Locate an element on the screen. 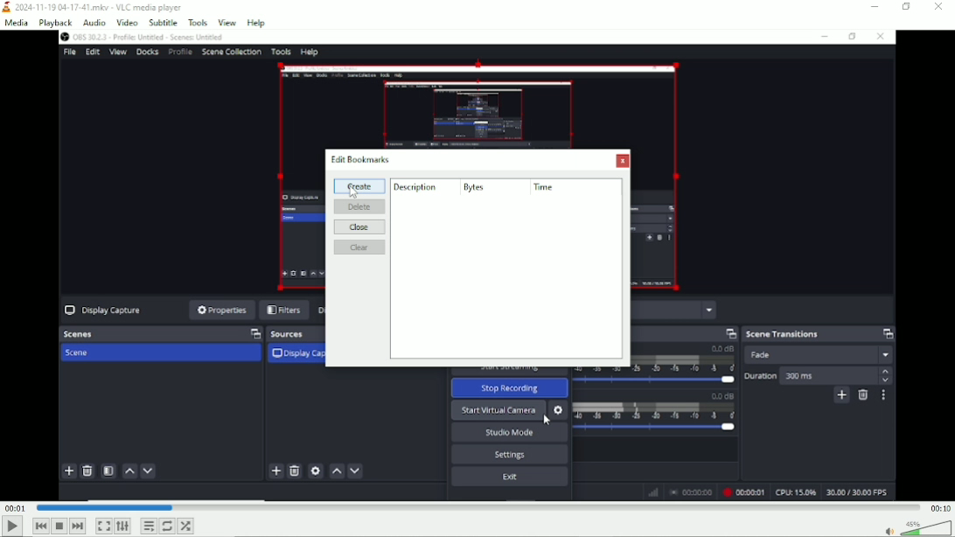 The height and width of the screenshot is (537, 955). Play is located at coordinates (12, 527).